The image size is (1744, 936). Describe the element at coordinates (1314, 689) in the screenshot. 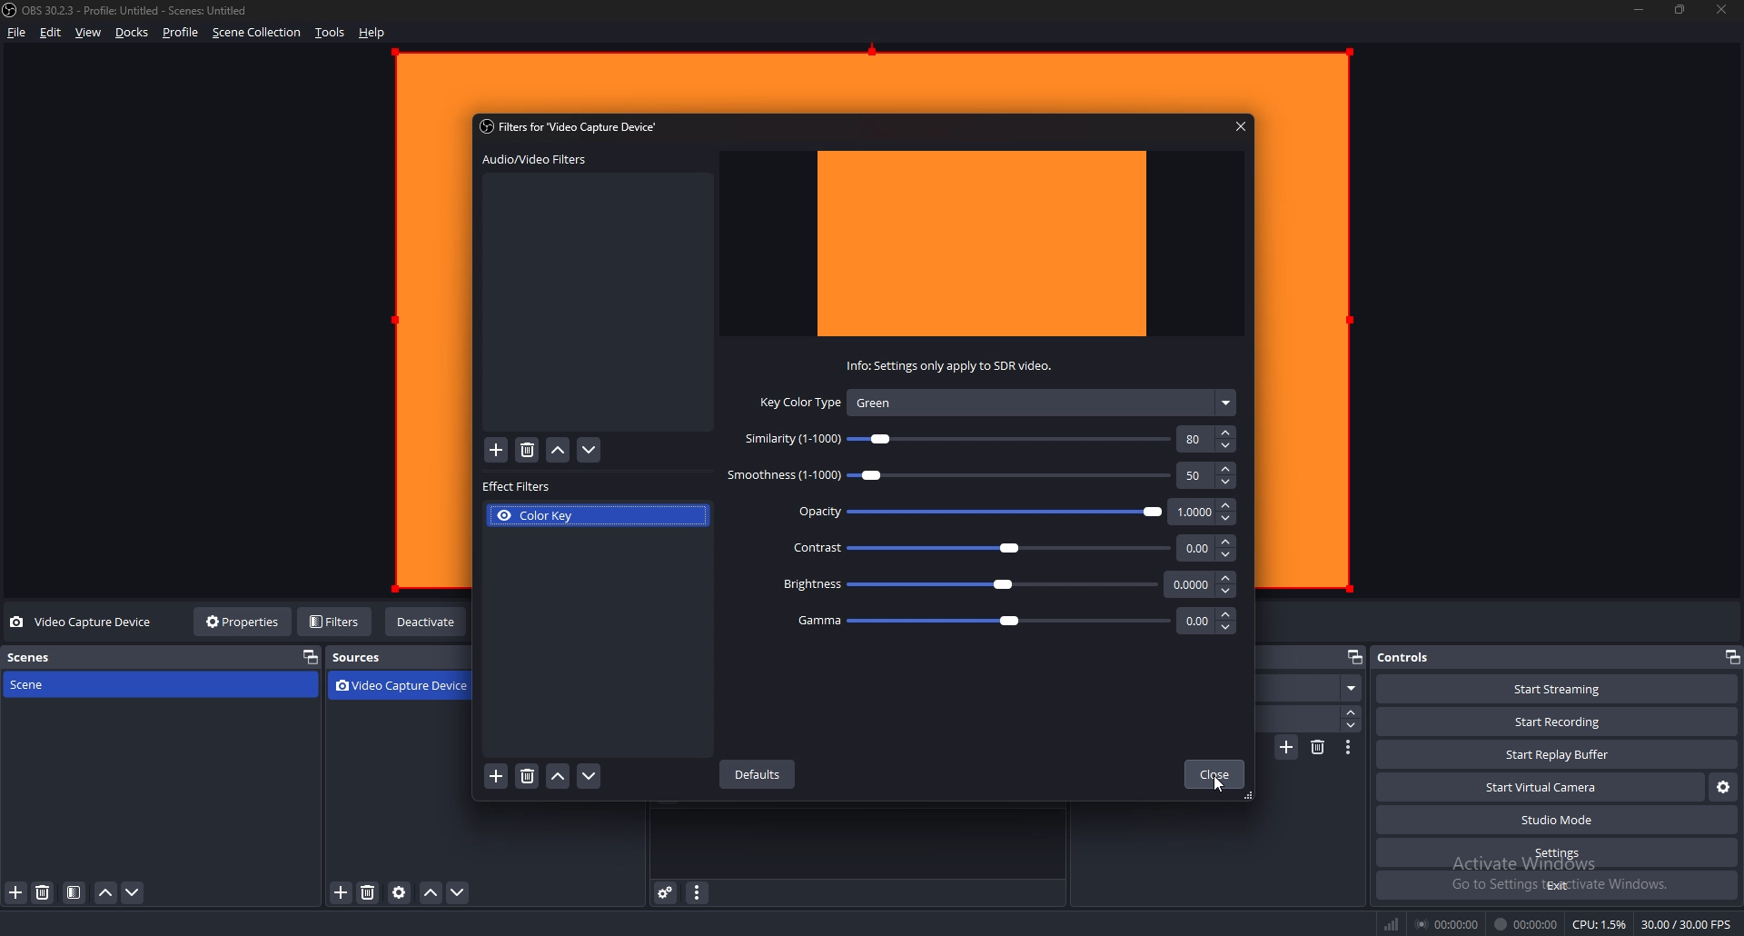

I see `fade` at that location.